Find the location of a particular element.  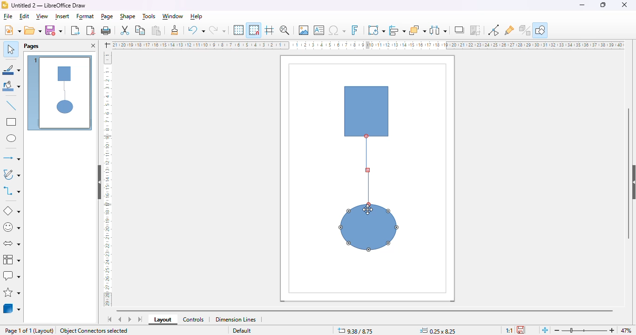

basic shapes is located at coordinates (12, 211).